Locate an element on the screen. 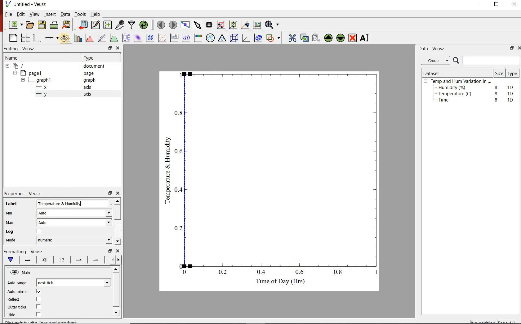  0.8 is located at coordinates (179, 113).